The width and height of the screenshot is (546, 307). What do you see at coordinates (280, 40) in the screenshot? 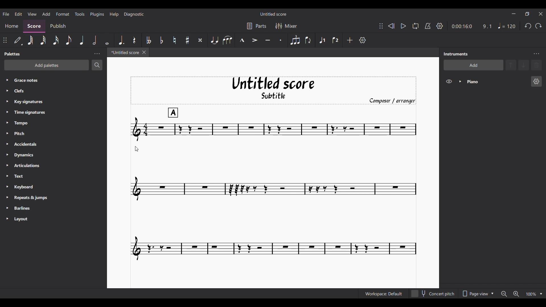
I see `Staccato` at bounding box center [280, 40].